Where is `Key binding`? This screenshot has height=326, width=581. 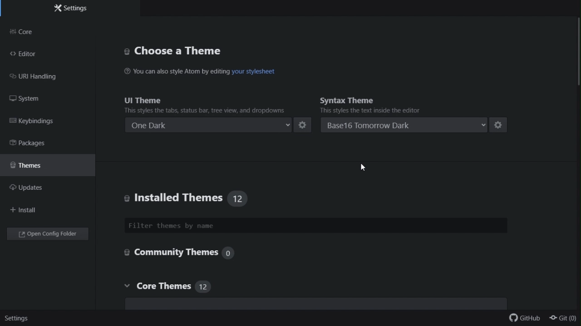 Key binding is located at coordinates (39, 122).